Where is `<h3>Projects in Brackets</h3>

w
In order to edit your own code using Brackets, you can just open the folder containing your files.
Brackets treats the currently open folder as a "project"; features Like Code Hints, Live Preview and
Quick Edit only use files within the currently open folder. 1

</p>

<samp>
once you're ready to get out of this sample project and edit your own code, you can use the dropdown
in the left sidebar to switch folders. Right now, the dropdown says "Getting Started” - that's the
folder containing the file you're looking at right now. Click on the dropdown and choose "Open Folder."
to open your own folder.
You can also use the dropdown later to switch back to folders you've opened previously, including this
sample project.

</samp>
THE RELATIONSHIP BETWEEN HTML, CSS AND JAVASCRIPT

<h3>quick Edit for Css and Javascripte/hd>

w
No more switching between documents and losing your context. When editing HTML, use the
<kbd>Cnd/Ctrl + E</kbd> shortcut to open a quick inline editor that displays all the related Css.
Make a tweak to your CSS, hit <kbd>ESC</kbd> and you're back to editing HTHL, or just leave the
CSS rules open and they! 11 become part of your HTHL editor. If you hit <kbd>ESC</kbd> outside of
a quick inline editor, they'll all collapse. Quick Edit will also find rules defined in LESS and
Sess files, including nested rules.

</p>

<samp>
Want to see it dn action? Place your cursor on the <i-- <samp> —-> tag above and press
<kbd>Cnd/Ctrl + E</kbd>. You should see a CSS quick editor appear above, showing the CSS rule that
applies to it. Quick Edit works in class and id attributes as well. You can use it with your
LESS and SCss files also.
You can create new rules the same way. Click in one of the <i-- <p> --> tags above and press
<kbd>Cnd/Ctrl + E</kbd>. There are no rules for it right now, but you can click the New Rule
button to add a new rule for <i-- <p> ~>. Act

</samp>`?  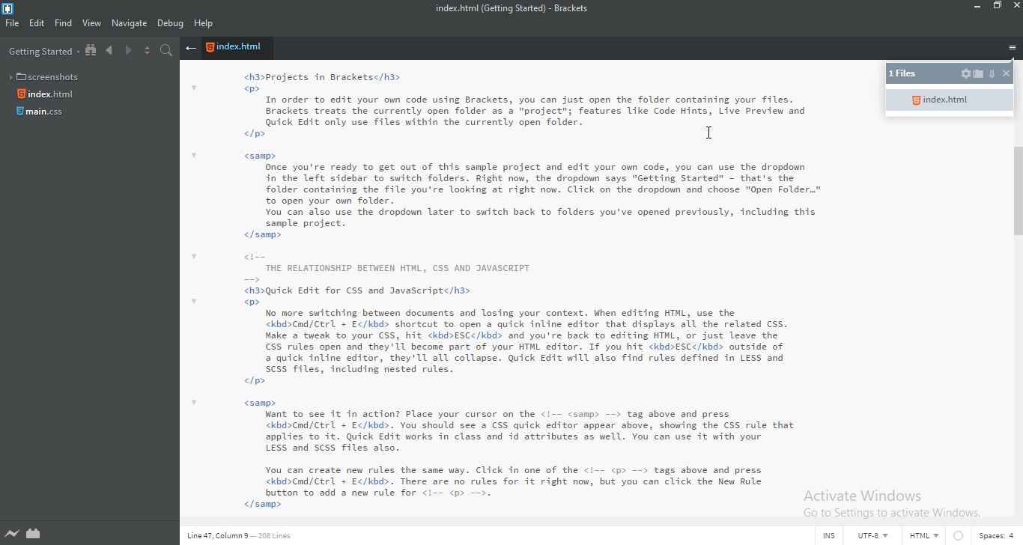
<h3>Projects in Brackets</h3>

w
In order to edit your own code using Brackets, you can just open the folder containing your files.
Brackets treats the currently open folder as a "project"; features Like Code Hints, Live Preview and
Quick Edit only use files within the currently open folder. 1

</p>

<samp>
once you're ready to get out of this sample project and edit your own code, you can use the dropdown
in the left sidebar to switch folders. Right now, the dropdown says "Getting Started” - that's the
folder containing the file you're looking at right now. Click on the dropdown and choose "Open Folder."
to open your own folder.
You can also use the dropdown later to switch back to folders you've opened previously, including this
sample project.

</samp>
THE RELATIONSHIP BETWEEN HTML, CSS AND JAVASCRIPT

<h3>quick Edit for Css and Javascripte/hd>

w
No more switching between documents and losing your context. When editing HTML, use the
<kbd>Cnd/Ctrl + E</kbd> shortcut to open a quick inline editor that displays all the related Css.
Make a tweak to your CSS, hit <kbd>ESC</kbd> and you're back to editing HTHL, or just leave the
CSS rules open and they! 11 become part of your HTHL editor. If you hit <kbd>ESC</kbd> outside of
a quick inline editor, they'll all collapse. Quick Edit will also find rules defined in LESS and
Sess files, including nested rules.

</p>

<samp>
Want to see it dn action? Place your cursor on the <i-- <samp> —-> tag above and press
<kbd>Cnd/Ctrl + E</kbd>. You should see a CSS quick editor appear above, showing the CSS rule that
applies to it. Quick Edit works in class and id attributes as well. You can use it with your
LESS and SCss files also.
You can create new rules the same way. Click in one of the <i-- <p> --> tags above and press
<kbd>Cnd/Ctrl + E</kbd>. There are no rules for it right now, but you can click the New Rule
button to add a new rule for <i-- <p> ~>. Act

</samp> is located at coordinates (533, 292).